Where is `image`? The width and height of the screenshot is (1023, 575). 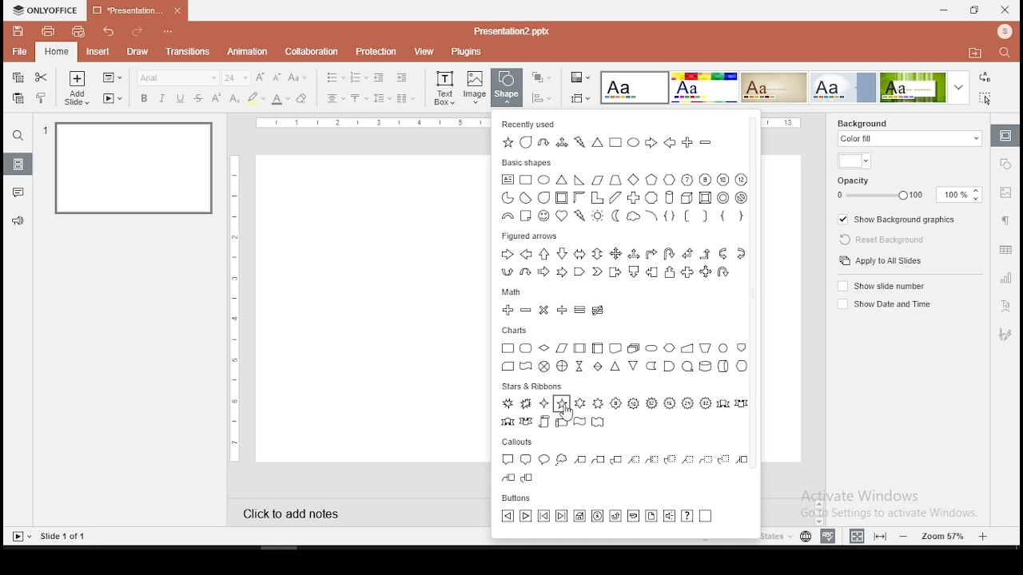 image is located at coordinates (476, 87).